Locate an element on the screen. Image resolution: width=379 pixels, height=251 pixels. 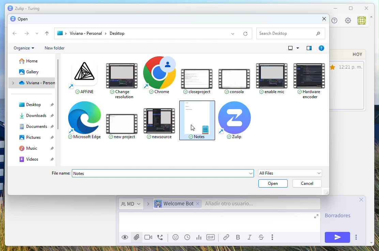
Cancel is located at coordinates (307, 184).